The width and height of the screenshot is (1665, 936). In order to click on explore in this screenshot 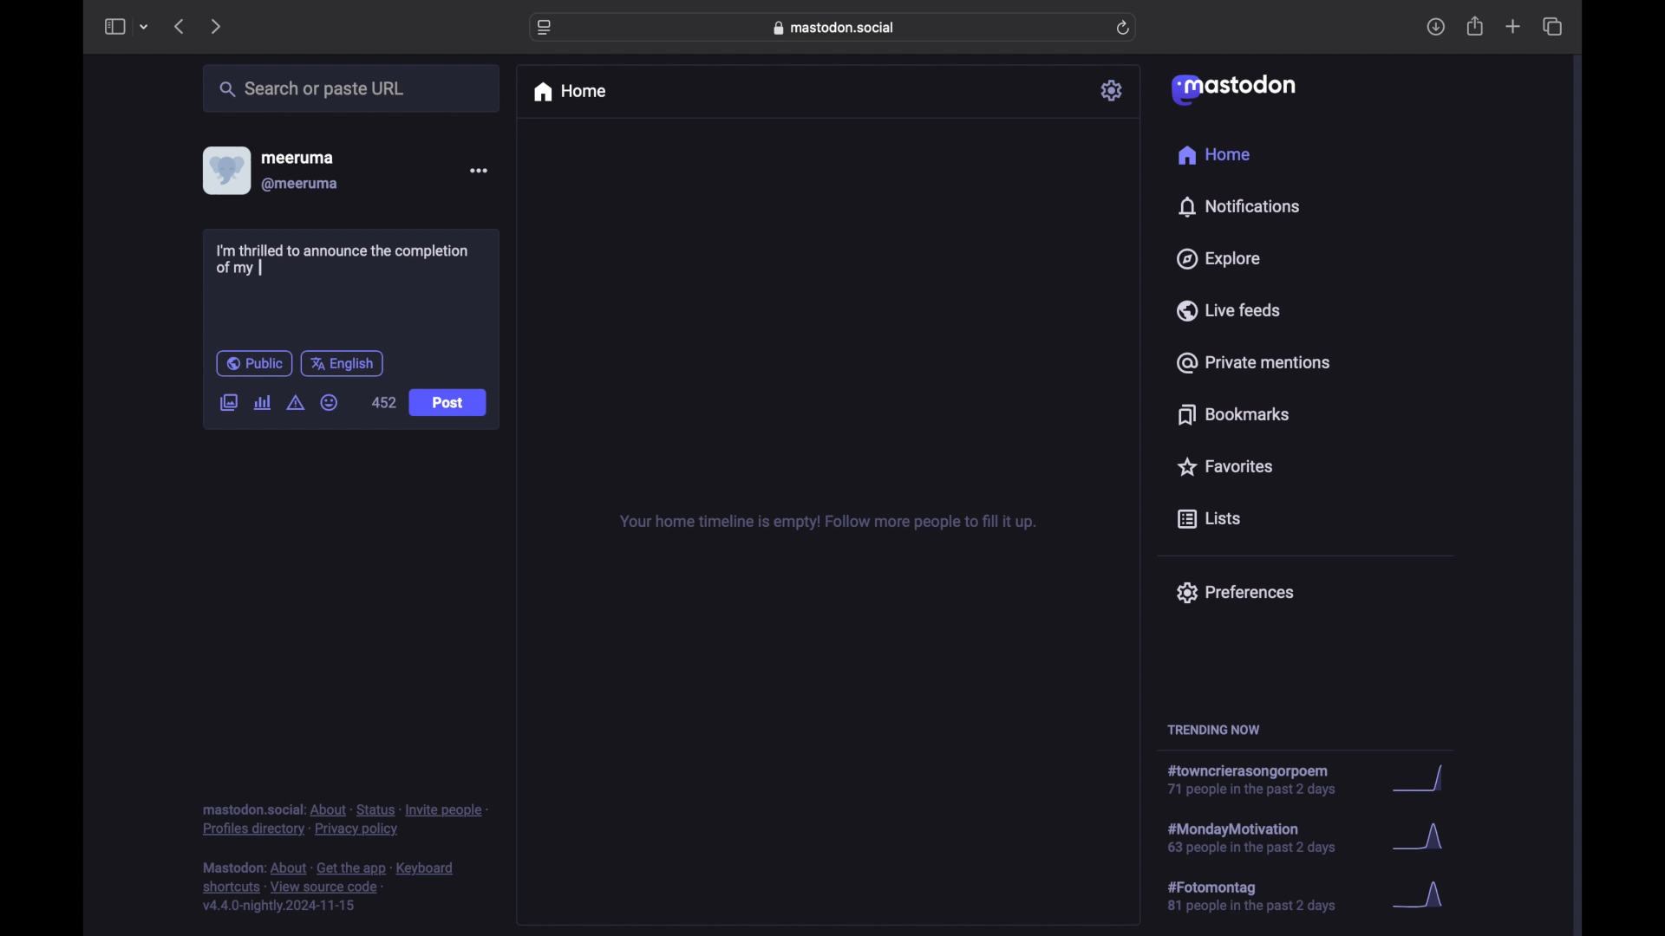, I will do `click(1219, 259)`.